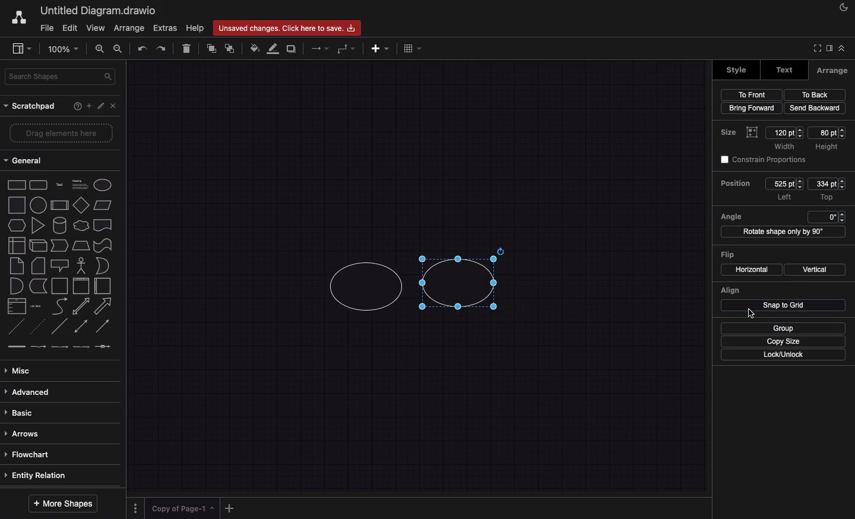  What do you see at coordinates (77, 106) in the screenshot?
I see `help` at bounding box center [77, 106].